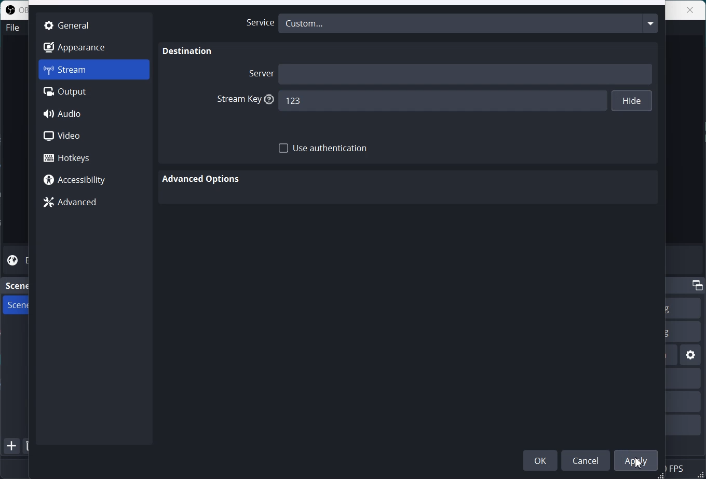  Describe the element at coordinates (692, 11) in the screenshot. I see `close` at that location.